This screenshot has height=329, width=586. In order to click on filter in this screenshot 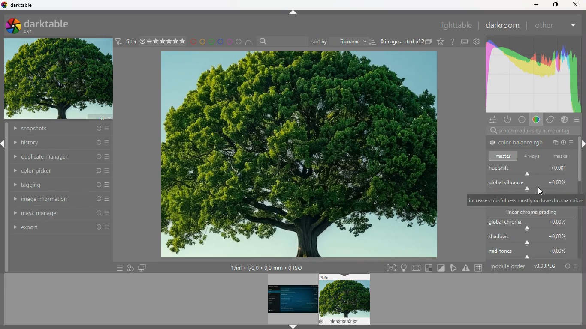, I will do `click(150, 41)`.